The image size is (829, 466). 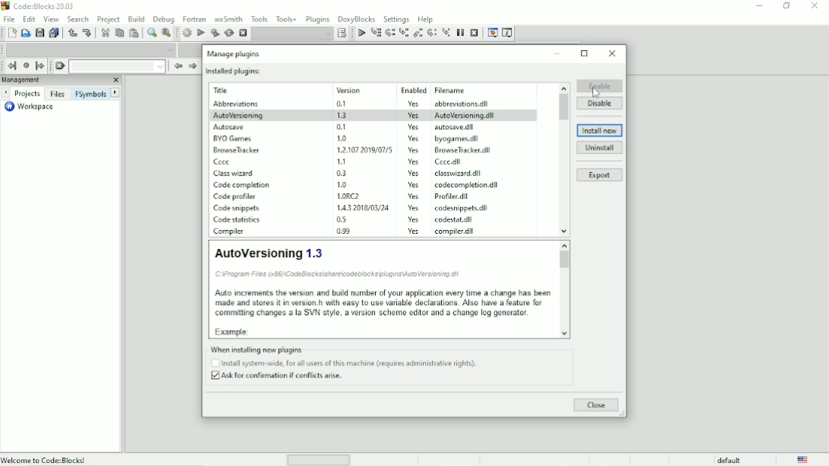 I want to click on Save everything, so click(x=55, y=33).